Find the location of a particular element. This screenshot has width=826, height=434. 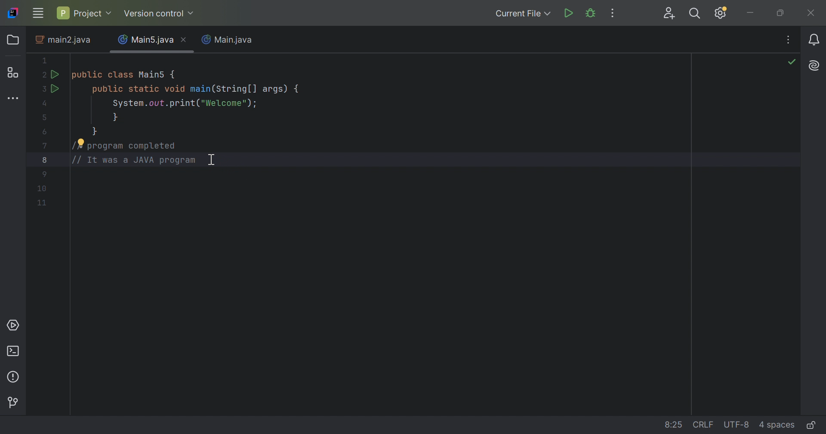

Close is located at coordinates (812, 14).